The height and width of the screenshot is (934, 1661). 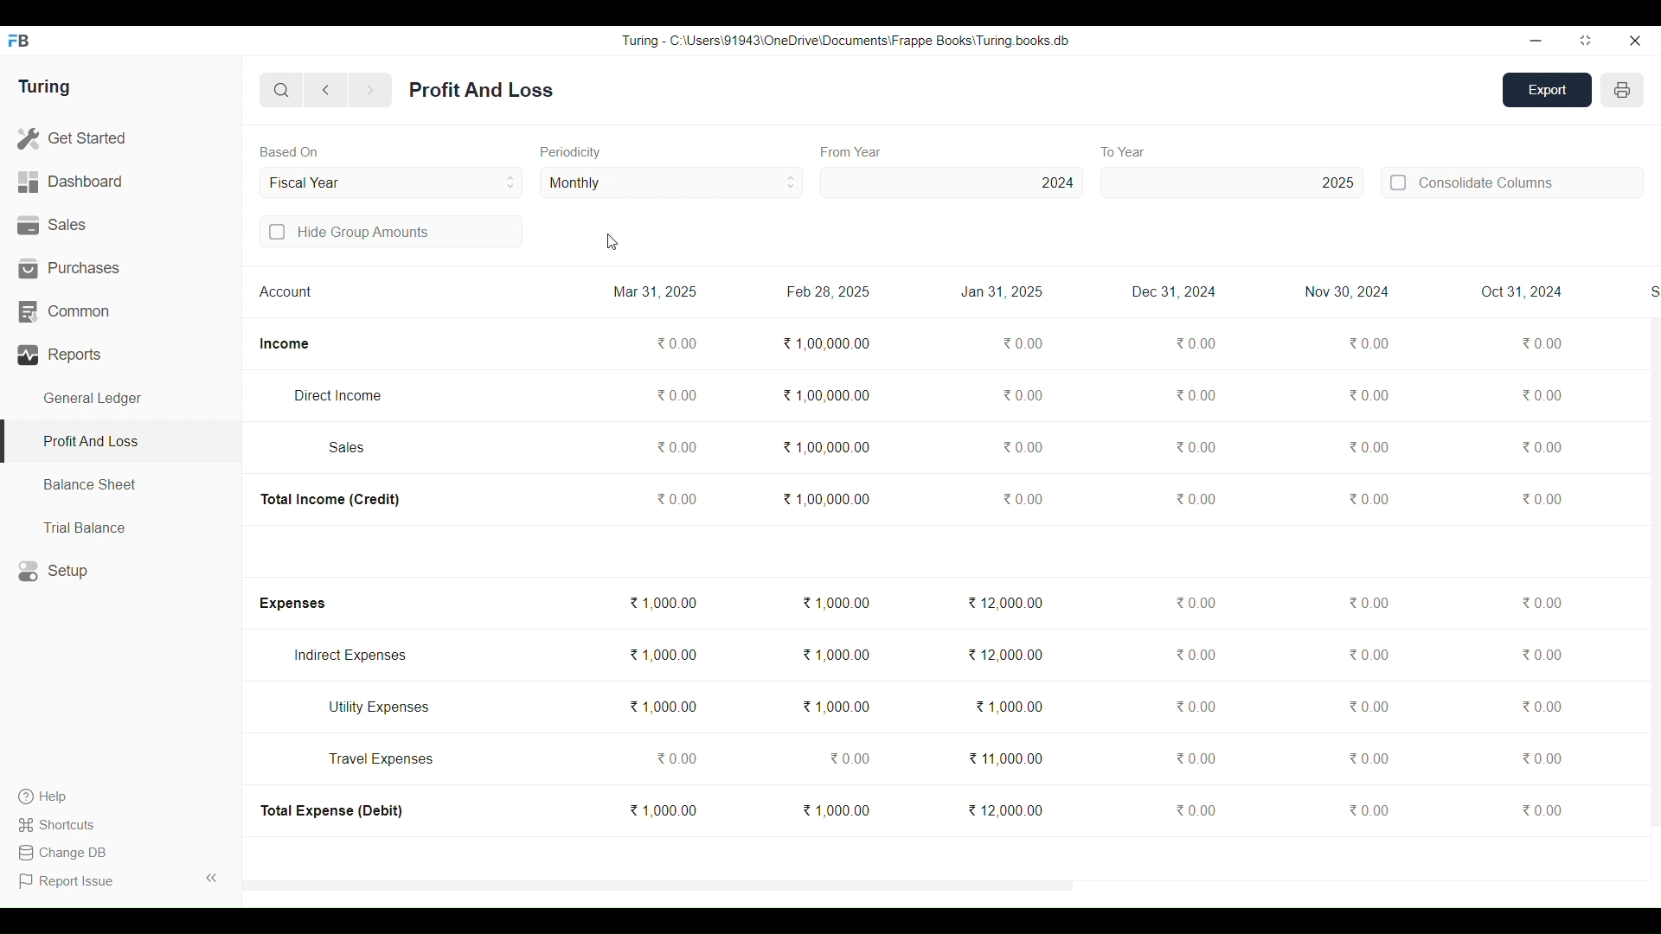 What do you see at coordinates (1536, 42) in the screenshot?
I see `Minimize` at bounding box center [1536, 42].